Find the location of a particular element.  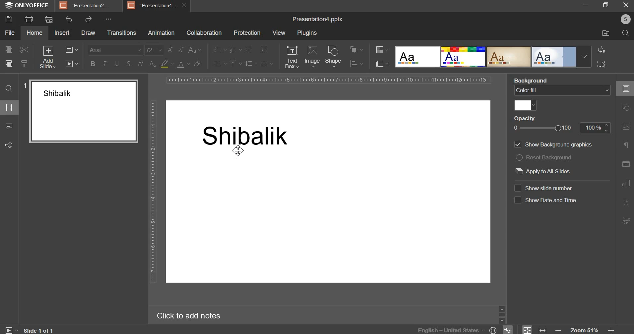

Play is located at coordinates (12, 329).